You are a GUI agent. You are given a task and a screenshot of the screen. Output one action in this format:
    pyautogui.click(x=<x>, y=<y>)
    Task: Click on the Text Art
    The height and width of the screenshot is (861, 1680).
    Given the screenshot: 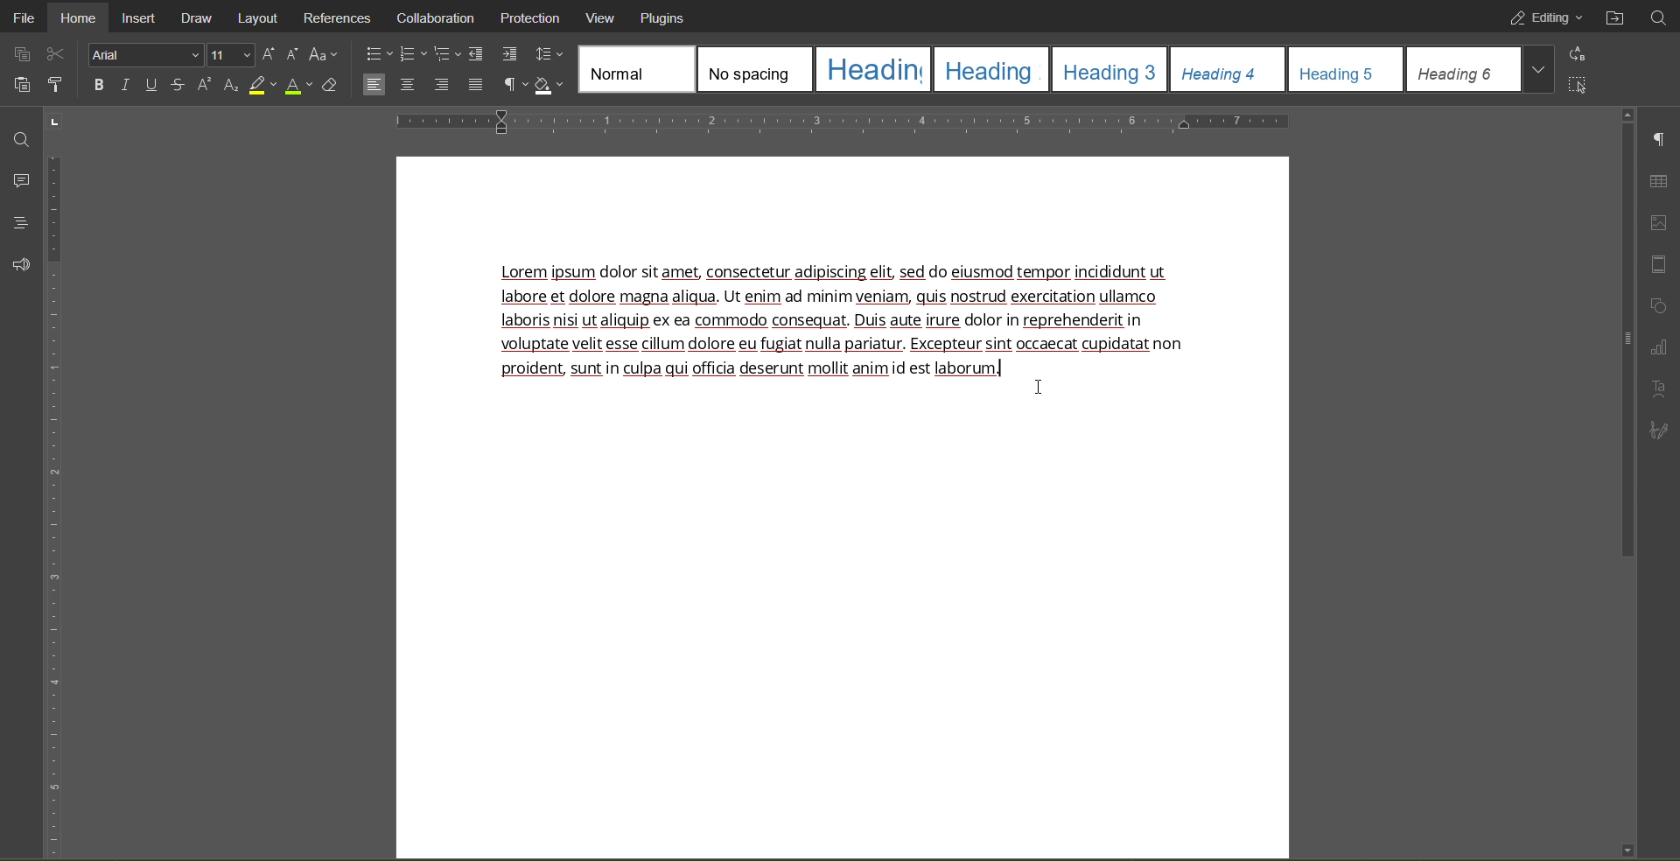 What is the action you would take?
    pyautogui.click(x=1659, y=388)
    